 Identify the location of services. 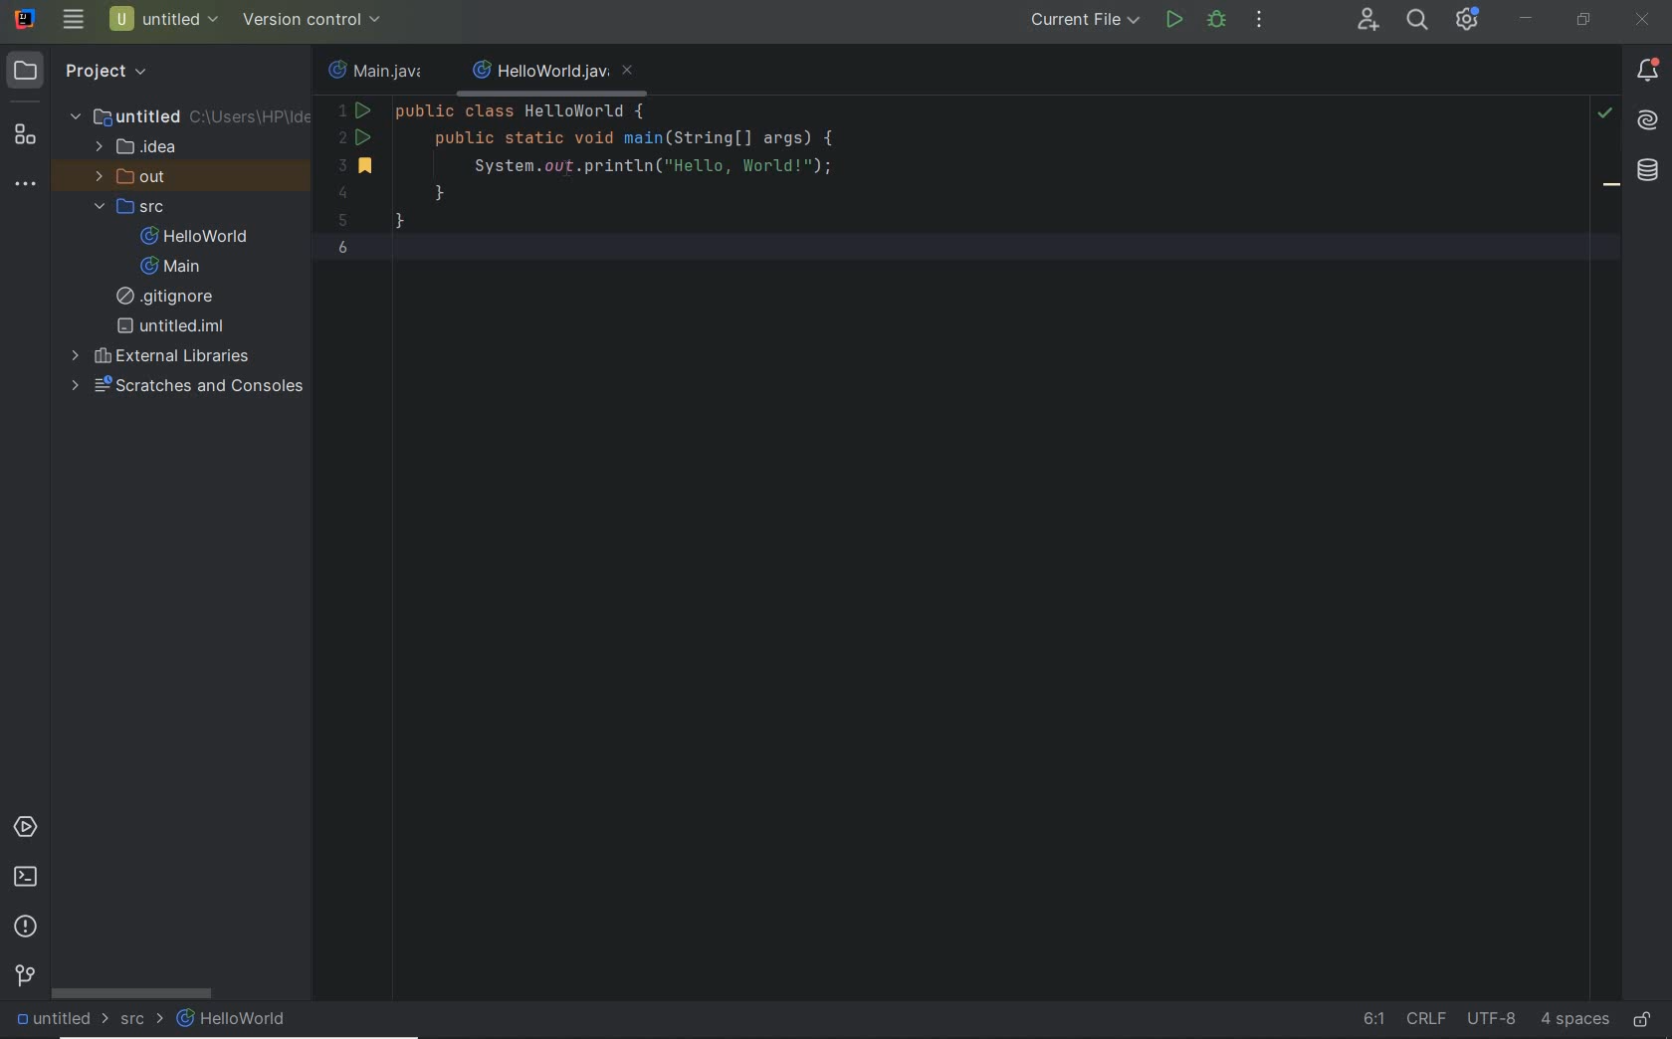
(26, 828).